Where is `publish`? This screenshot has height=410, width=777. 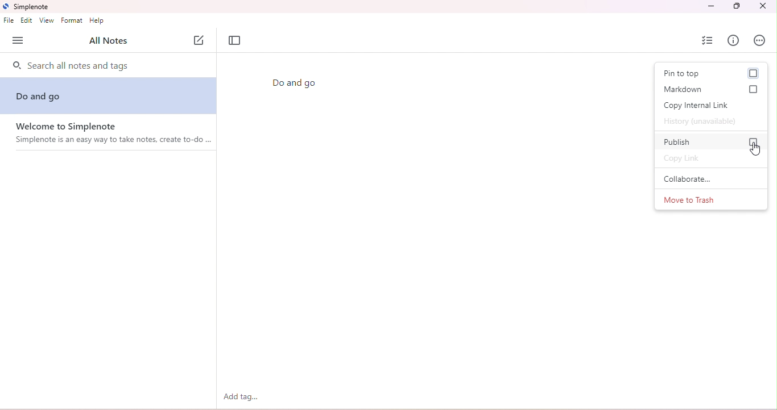 publish is located at coordinates (682, 141).